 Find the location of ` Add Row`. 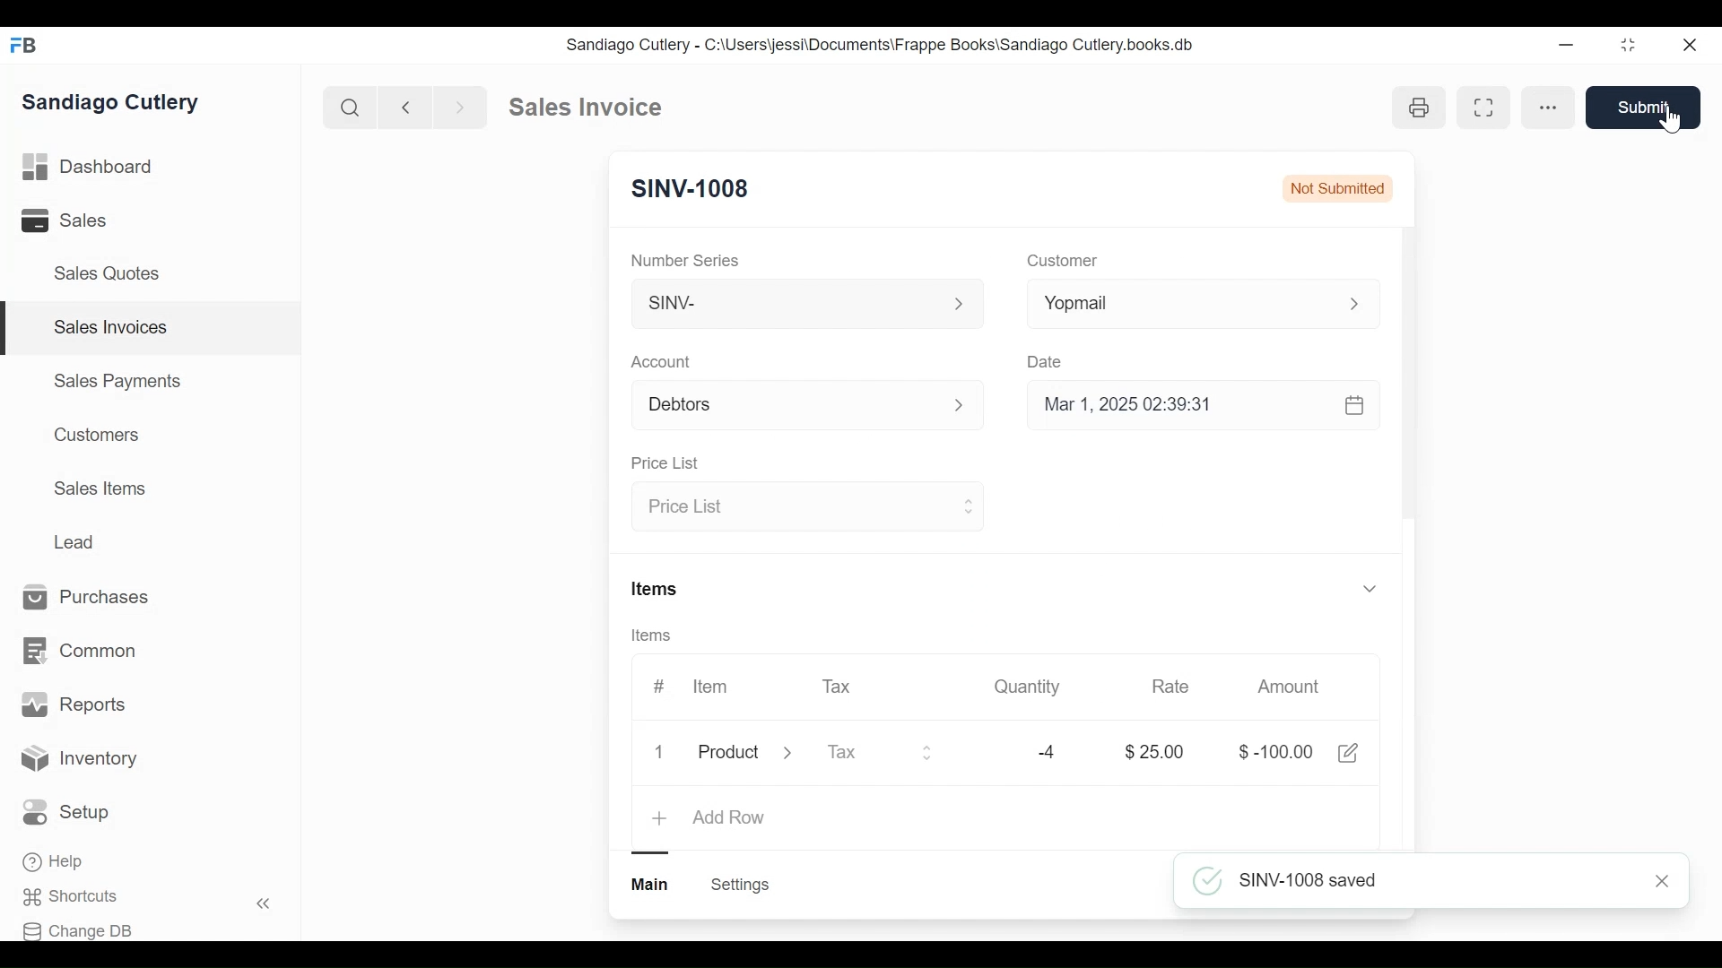

 Add Row is located at coordinates (709, 818).